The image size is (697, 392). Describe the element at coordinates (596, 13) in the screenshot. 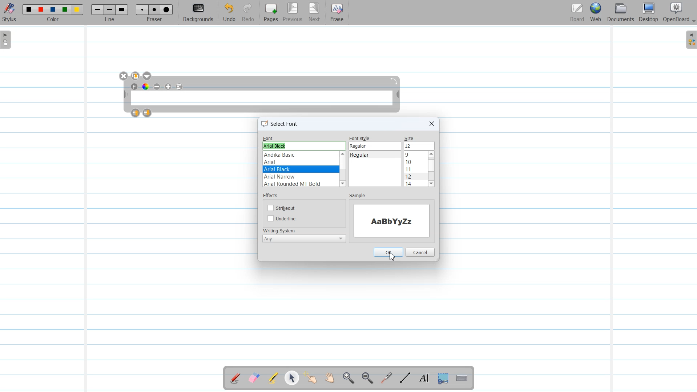

I see `Web` at that location.